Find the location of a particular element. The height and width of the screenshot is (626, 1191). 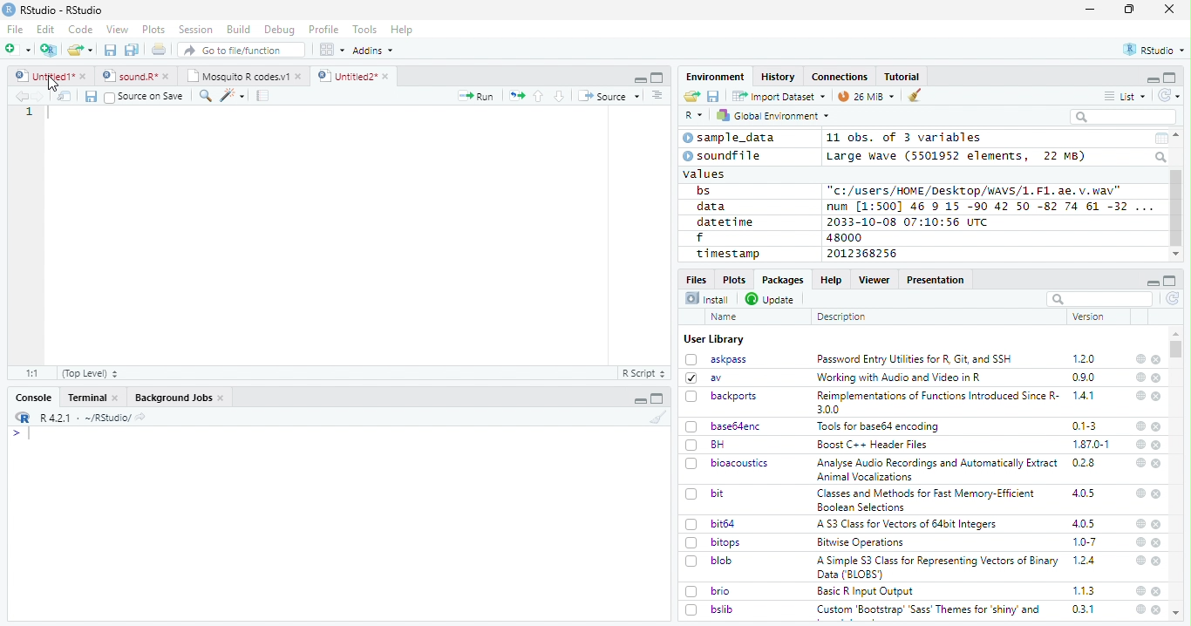

BH is located at coordinates (707, 445).